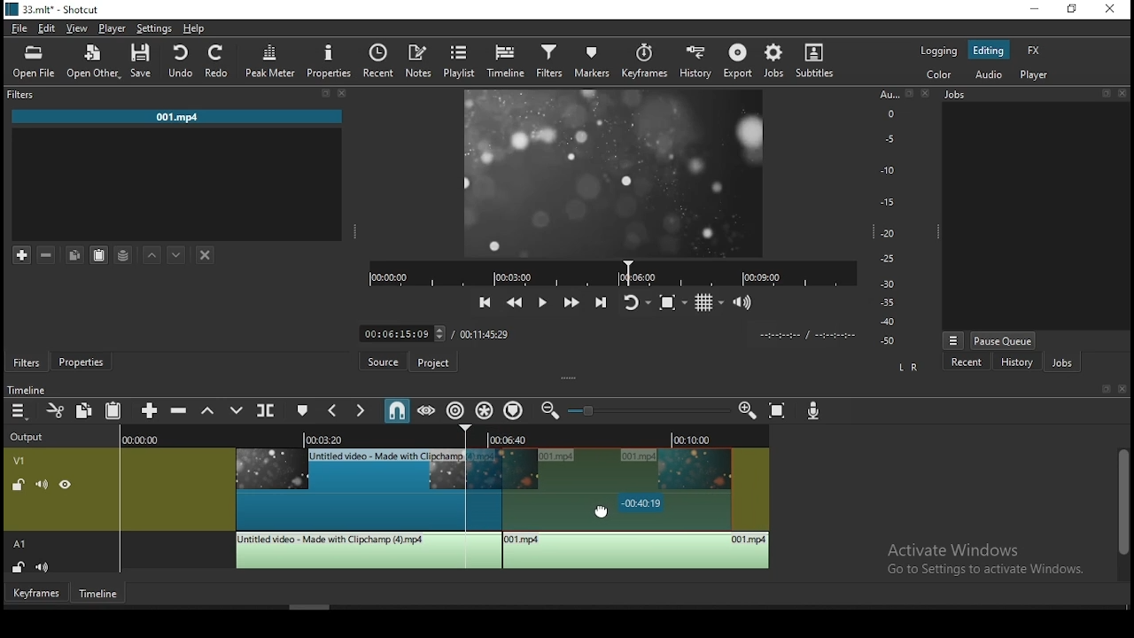  Describe the element at coordinates (458, 59) in the screenshot. I see `playlist` at that location.